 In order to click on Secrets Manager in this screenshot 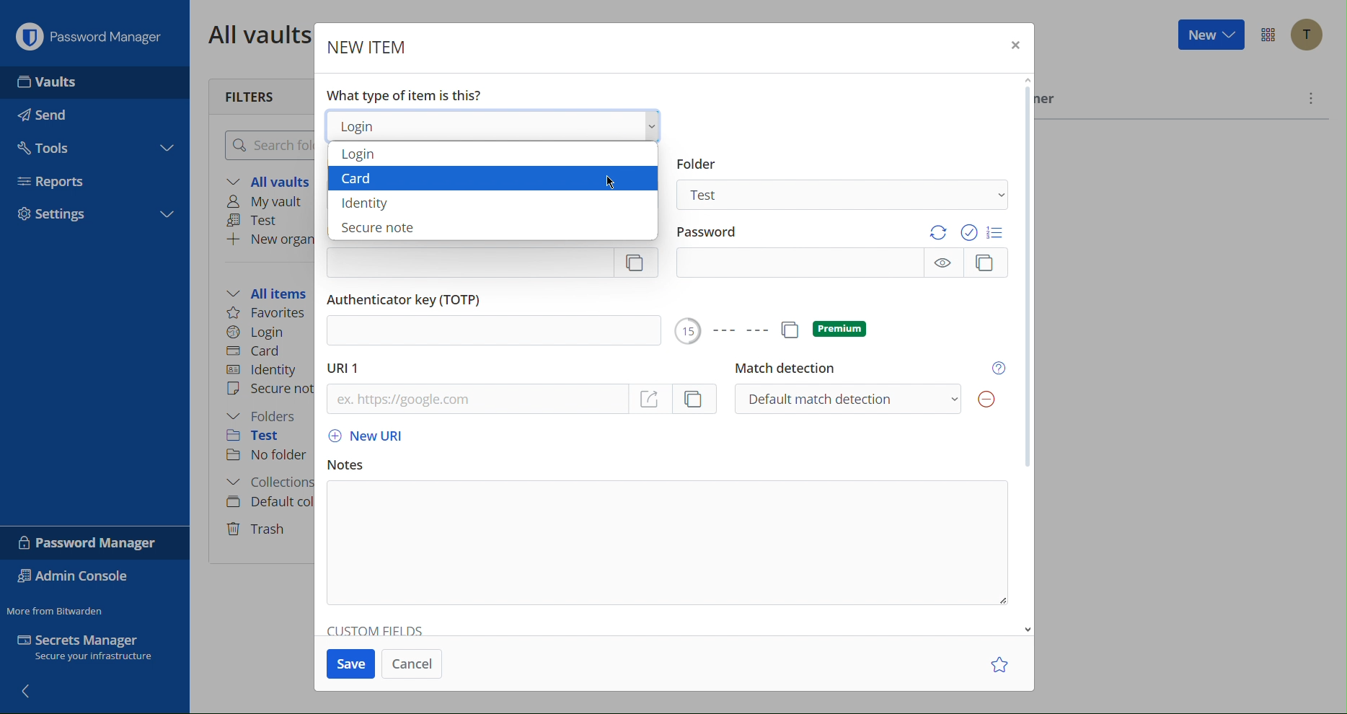, I will do `click(88, 645)`.